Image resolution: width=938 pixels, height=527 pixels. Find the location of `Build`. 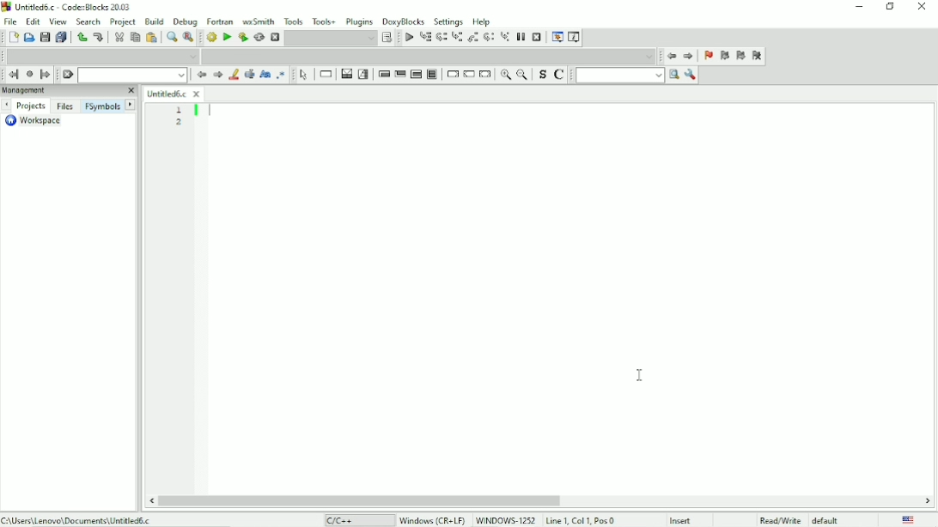

Build is located at coordinates (211, 38).